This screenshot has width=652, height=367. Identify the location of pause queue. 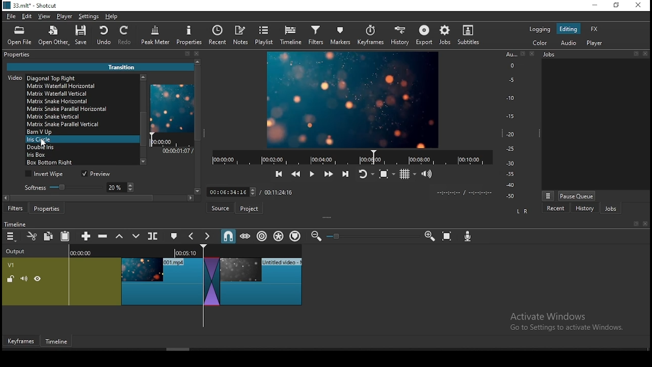
(576, 196).